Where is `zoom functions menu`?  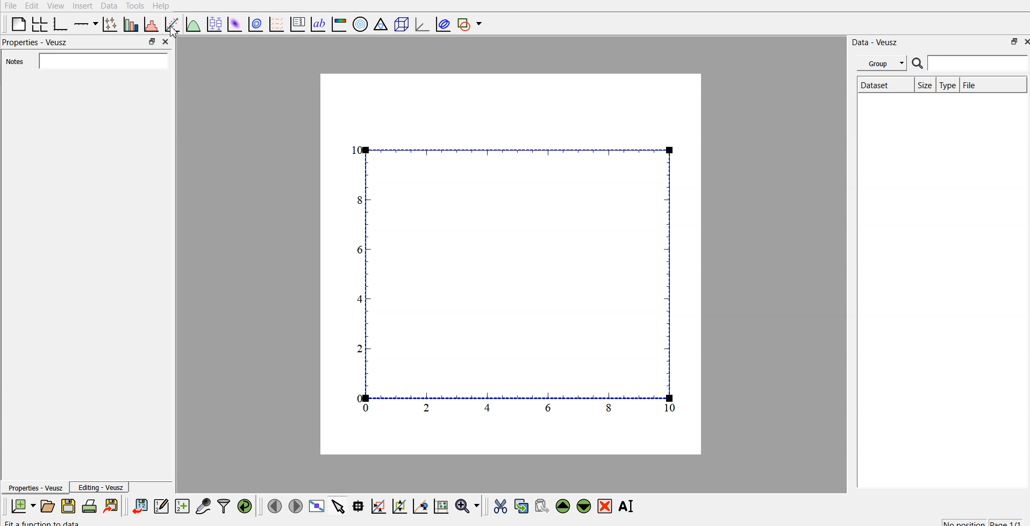 zoom functions menu is located at coordinates (467, 508).